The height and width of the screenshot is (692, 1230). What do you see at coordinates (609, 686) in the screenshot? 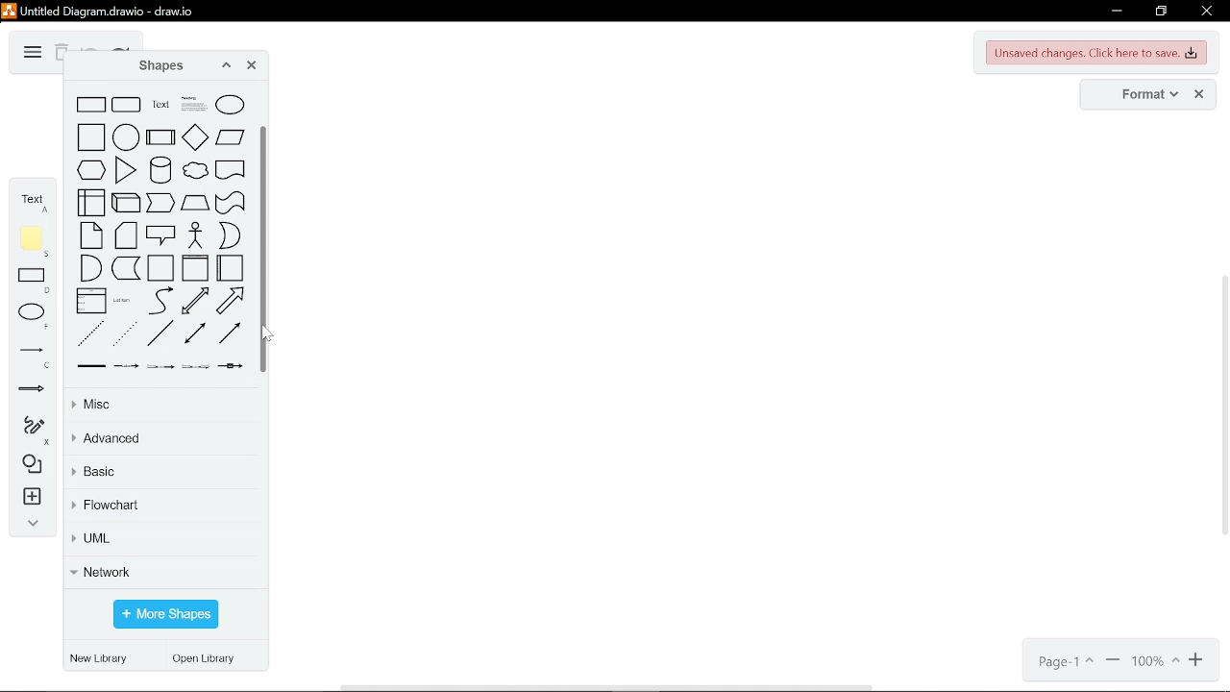
I see `horizontal scroll bar` at bounding box center [609, 686].